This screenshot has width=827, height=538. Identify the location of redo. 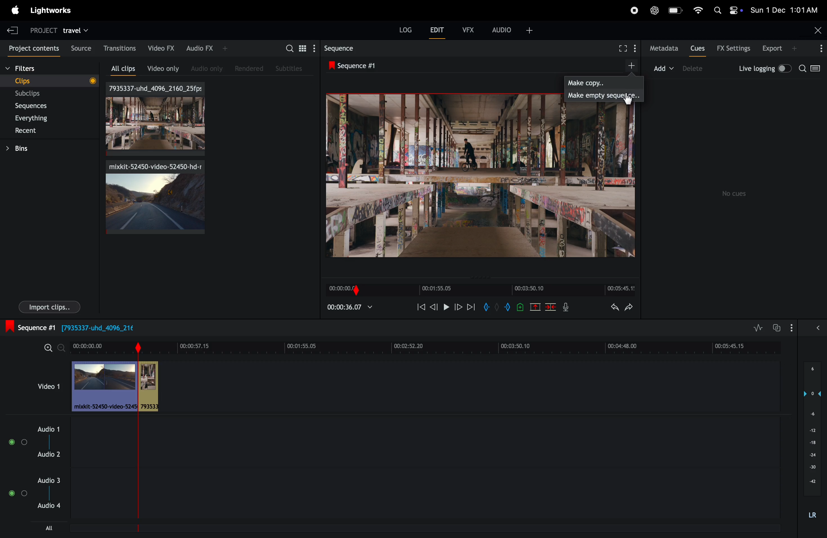
(629, 308).